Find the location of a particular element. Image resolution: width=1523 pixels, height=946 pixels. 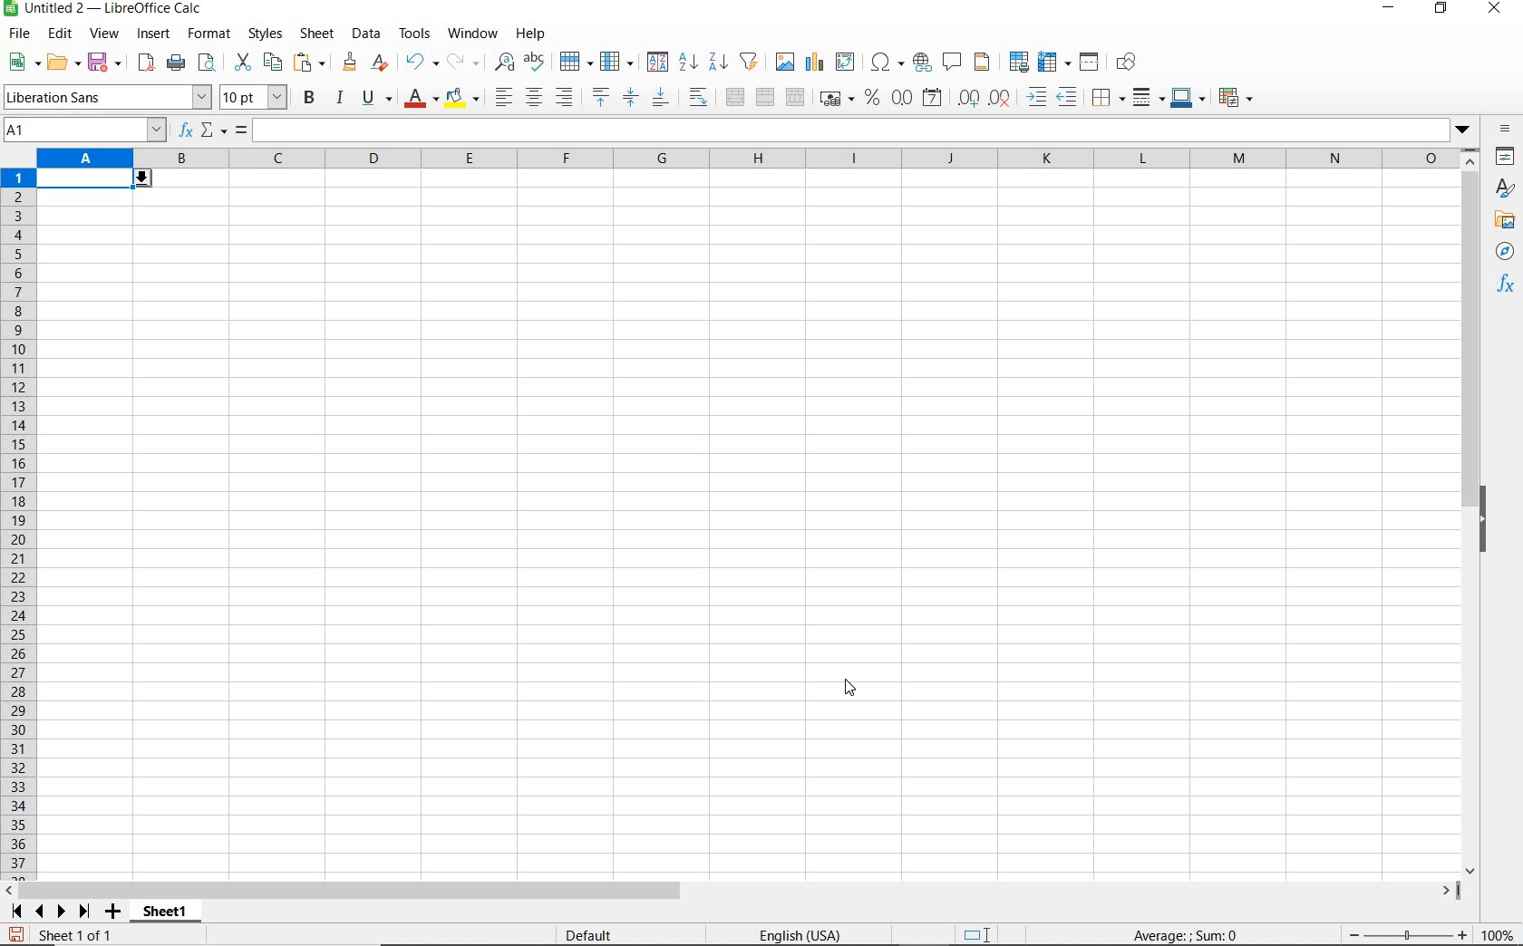

align bottom is located at coordinates (659, 100).